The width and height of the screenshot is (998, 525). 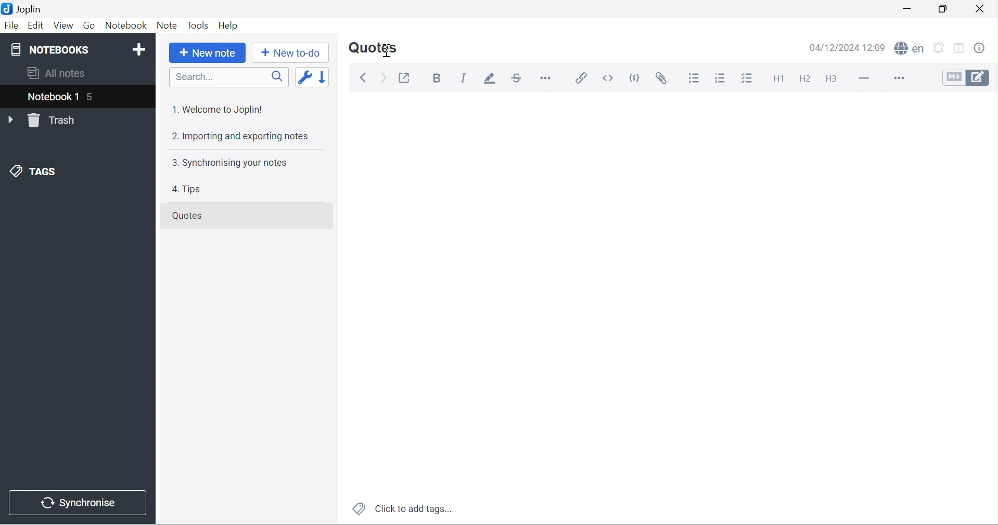 I want to click on Forward, so click(x=383, y=78).